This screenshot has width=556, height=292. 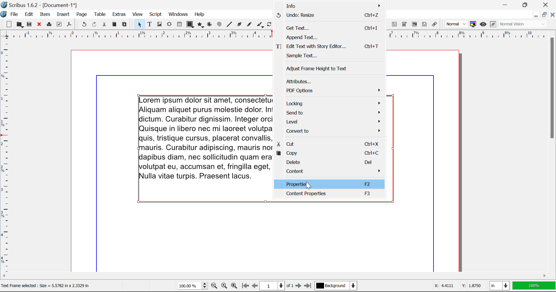 What do you see at coordinates (150, 25) in the screenshot?
I see `Text Frames` at bounding box center [150, 25].